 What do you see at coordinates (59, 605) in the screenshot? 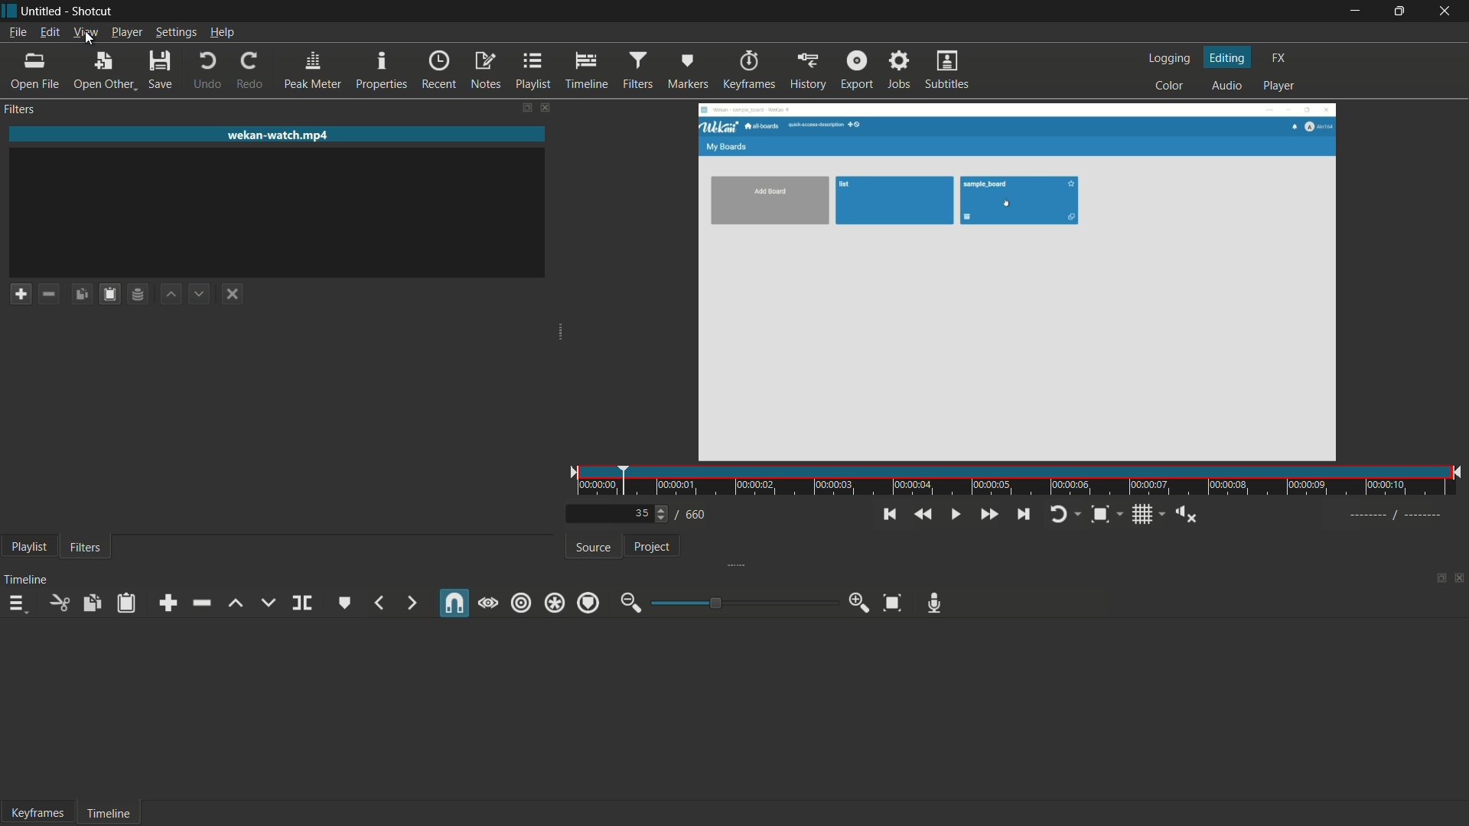
I see `cut` at bounding box center [59, 605].